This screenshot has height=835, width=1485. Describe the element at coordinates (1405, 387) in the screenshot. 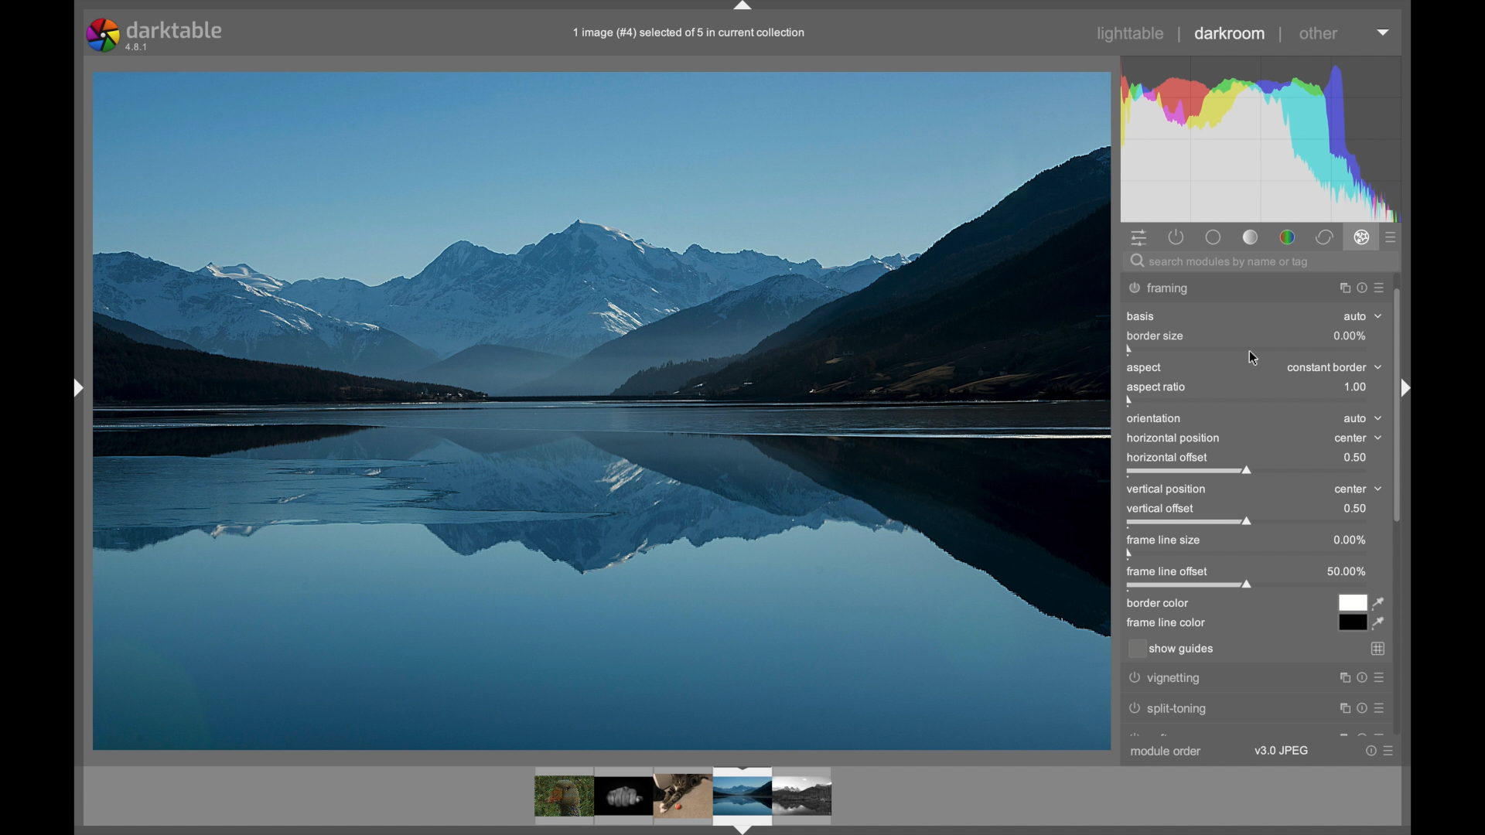

I see `` at that location.